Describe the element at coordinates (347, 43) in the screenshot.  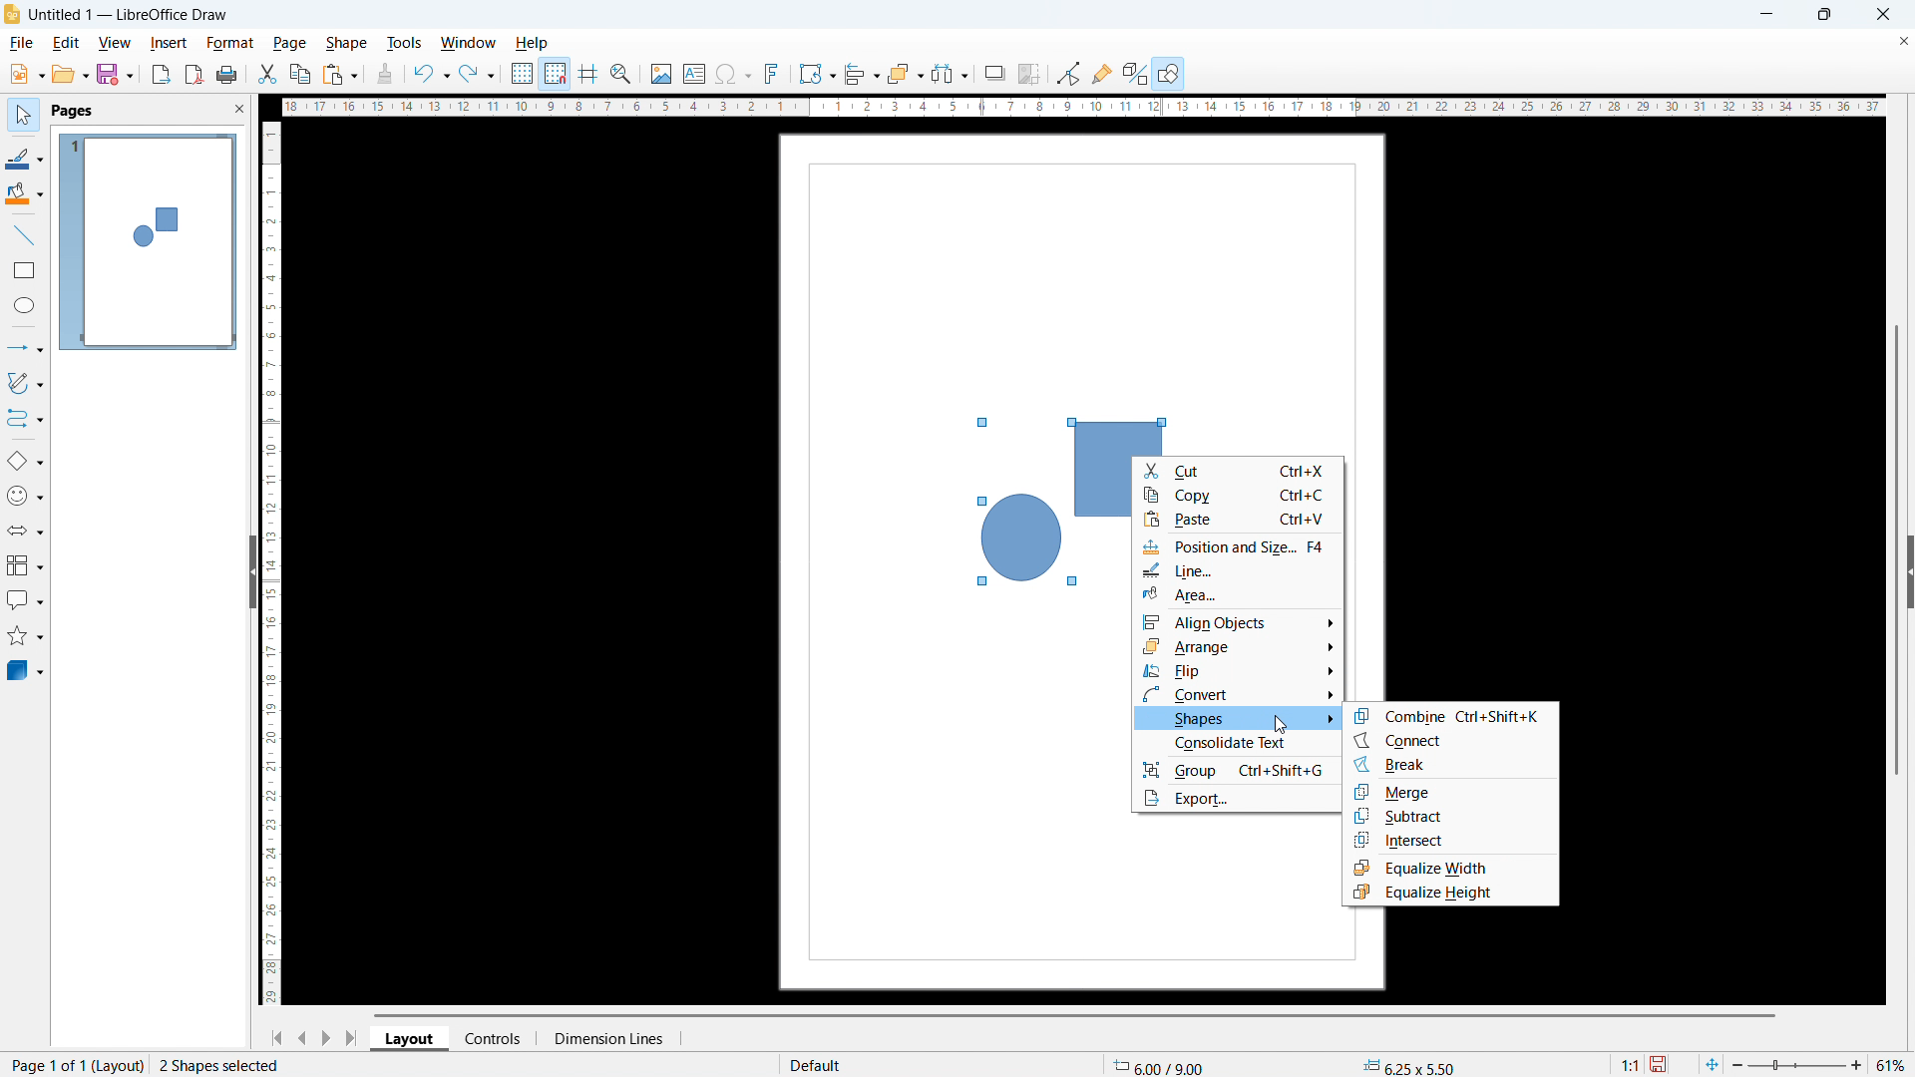
I see `shape` at that location.